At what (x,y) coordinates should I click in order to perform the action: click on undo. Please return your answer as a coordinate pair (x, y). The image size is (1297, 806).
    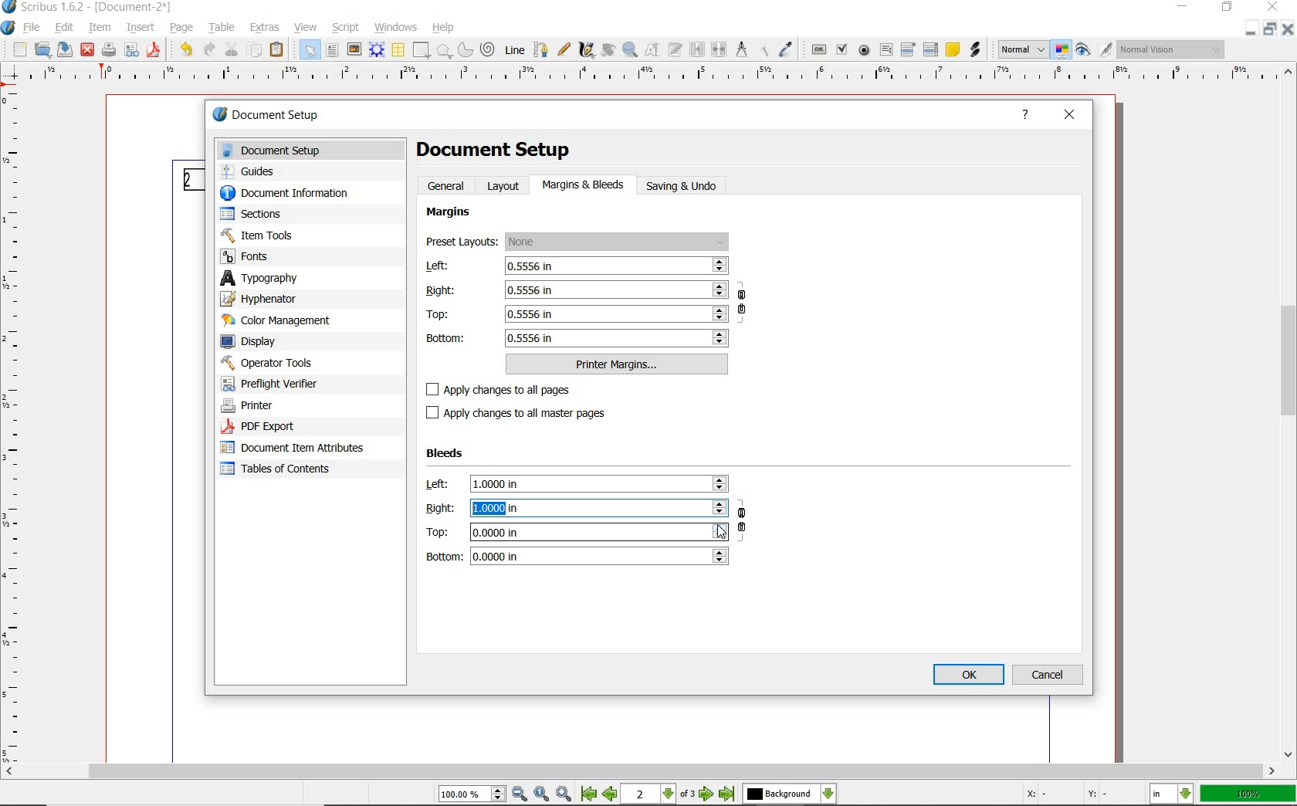
    Looking at the image, I should click on (184, 49).